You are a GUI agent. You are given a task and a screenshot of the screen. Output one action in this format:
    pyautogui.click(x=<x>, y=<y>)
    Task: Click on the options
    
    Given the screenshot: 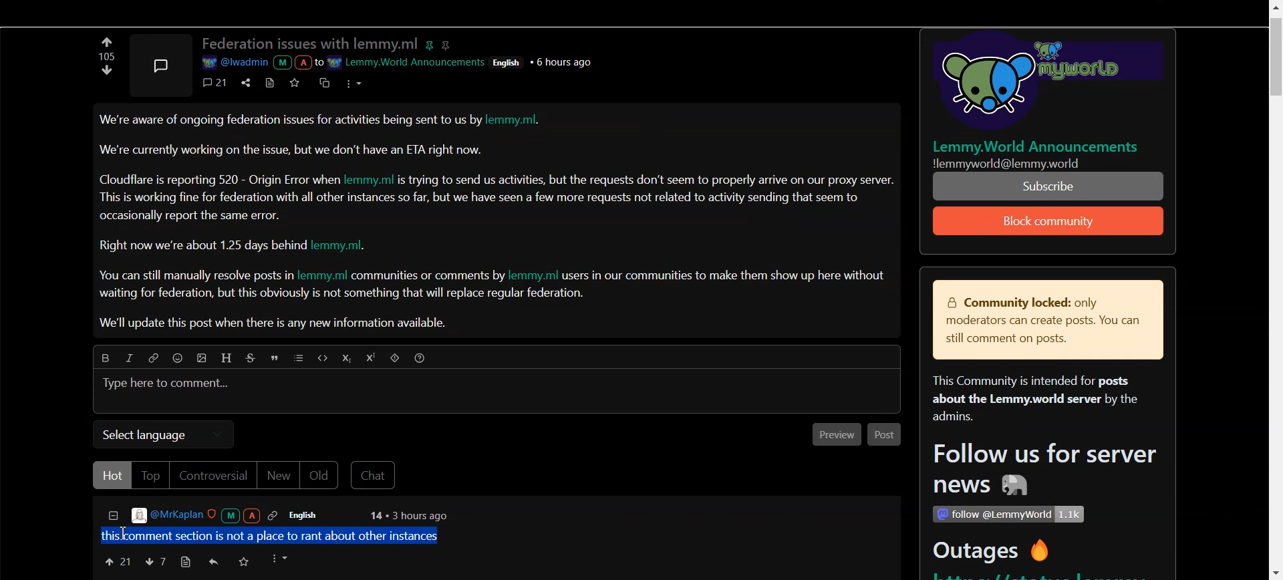 What is the action you would take?
    pyautogui.click(x=281, y=559)
    